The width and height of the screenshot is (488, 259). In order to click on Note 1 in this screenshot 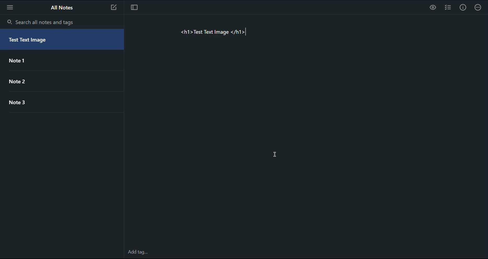, I will do `click(22, 62)`.